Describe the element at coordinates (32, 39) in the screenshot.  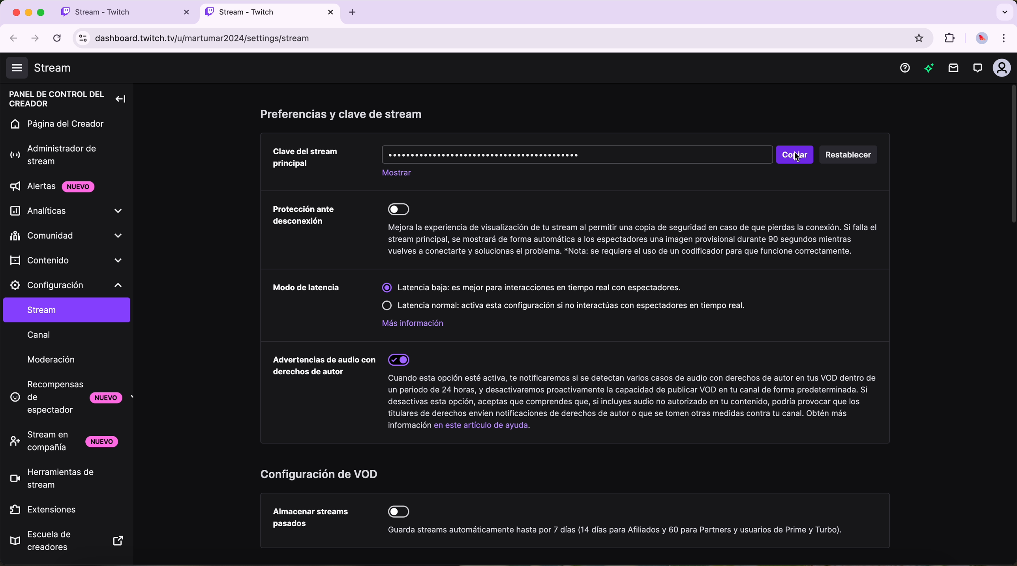
I see `navigate foward` at that location.